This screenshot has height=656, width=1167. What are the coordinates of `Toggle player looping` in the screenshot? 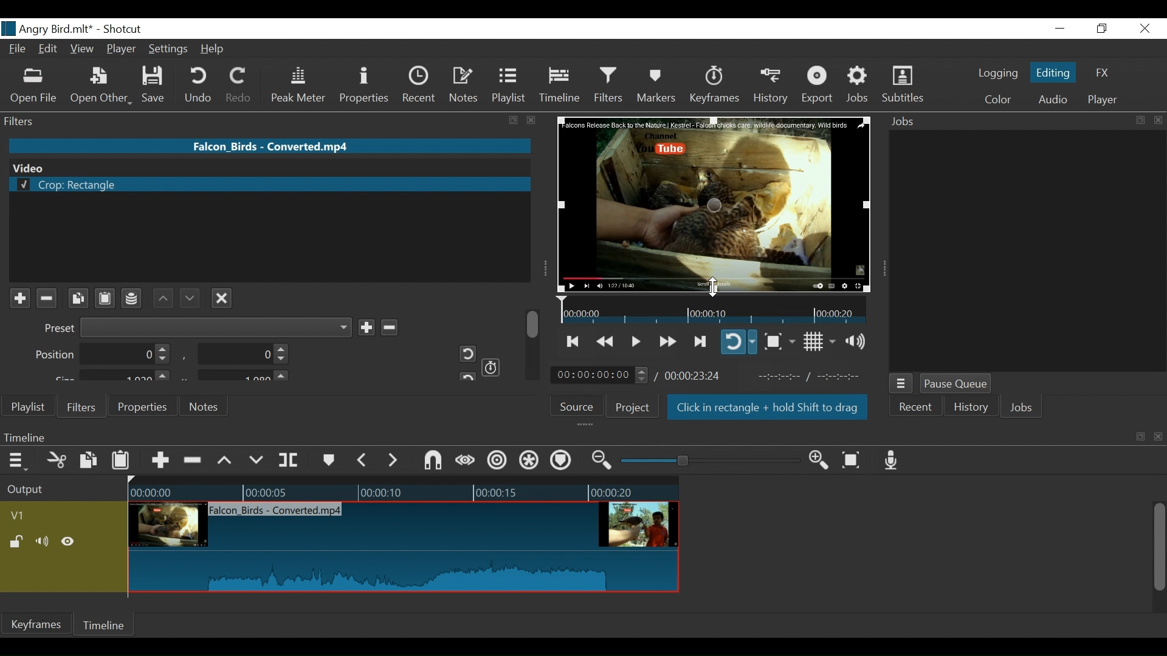 It's located at (738, 341).